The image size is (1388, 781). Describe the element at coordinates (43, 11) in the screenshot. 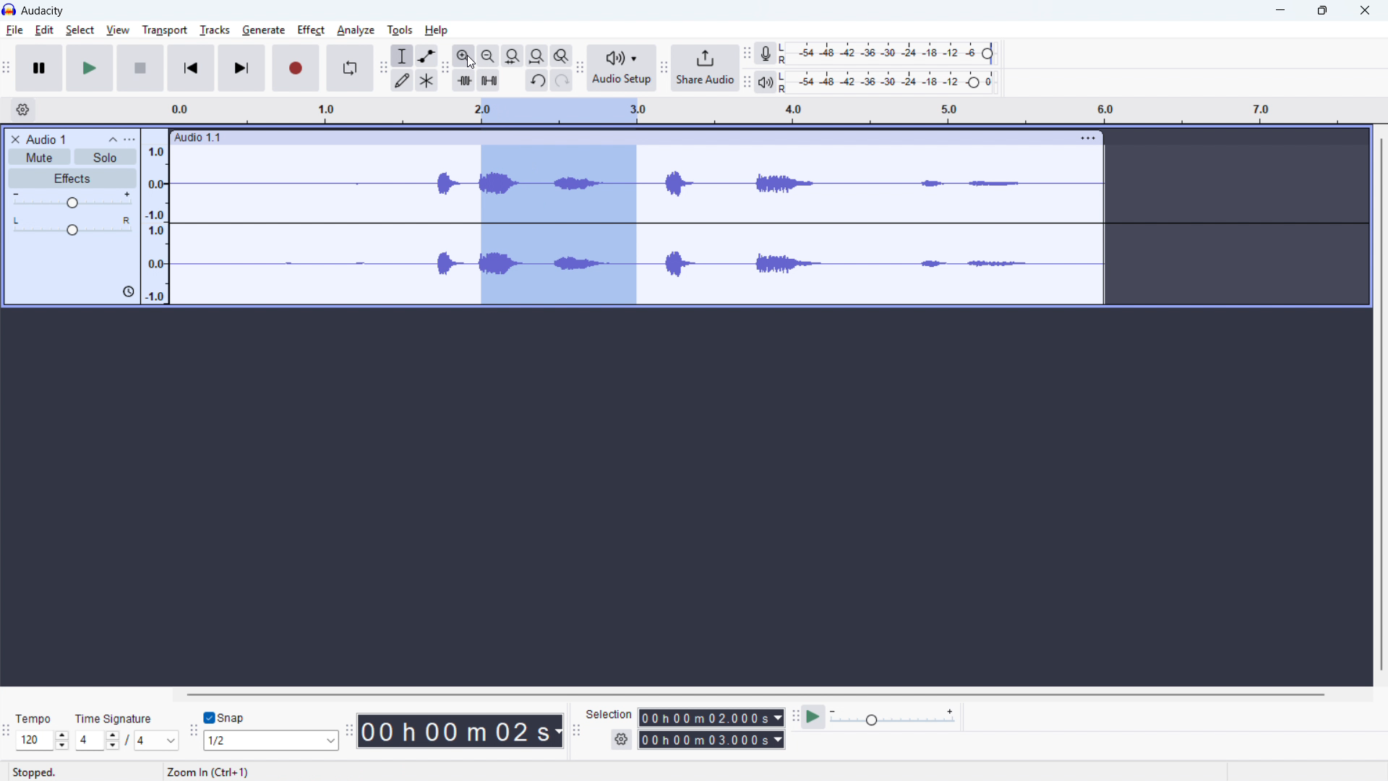

I see `audacity` at that location.